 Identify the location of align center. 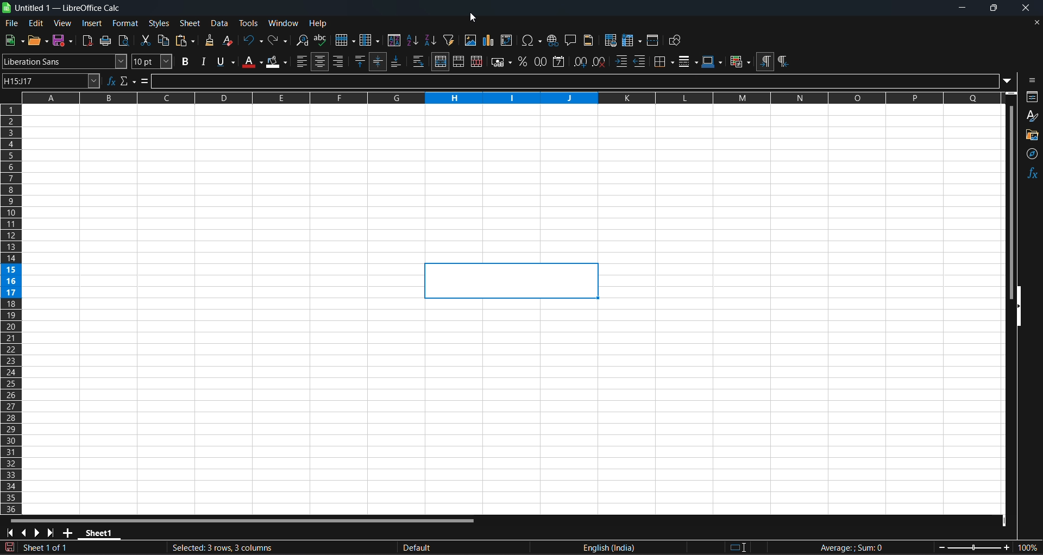
(322, 61).